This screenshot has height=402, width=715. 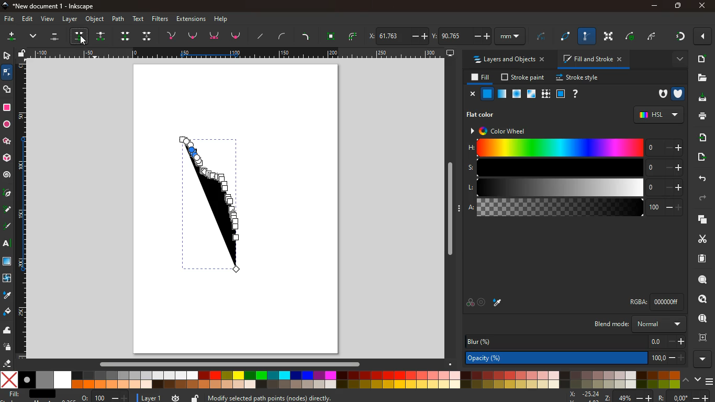 I want to click on file, so click(x=8, y=19).